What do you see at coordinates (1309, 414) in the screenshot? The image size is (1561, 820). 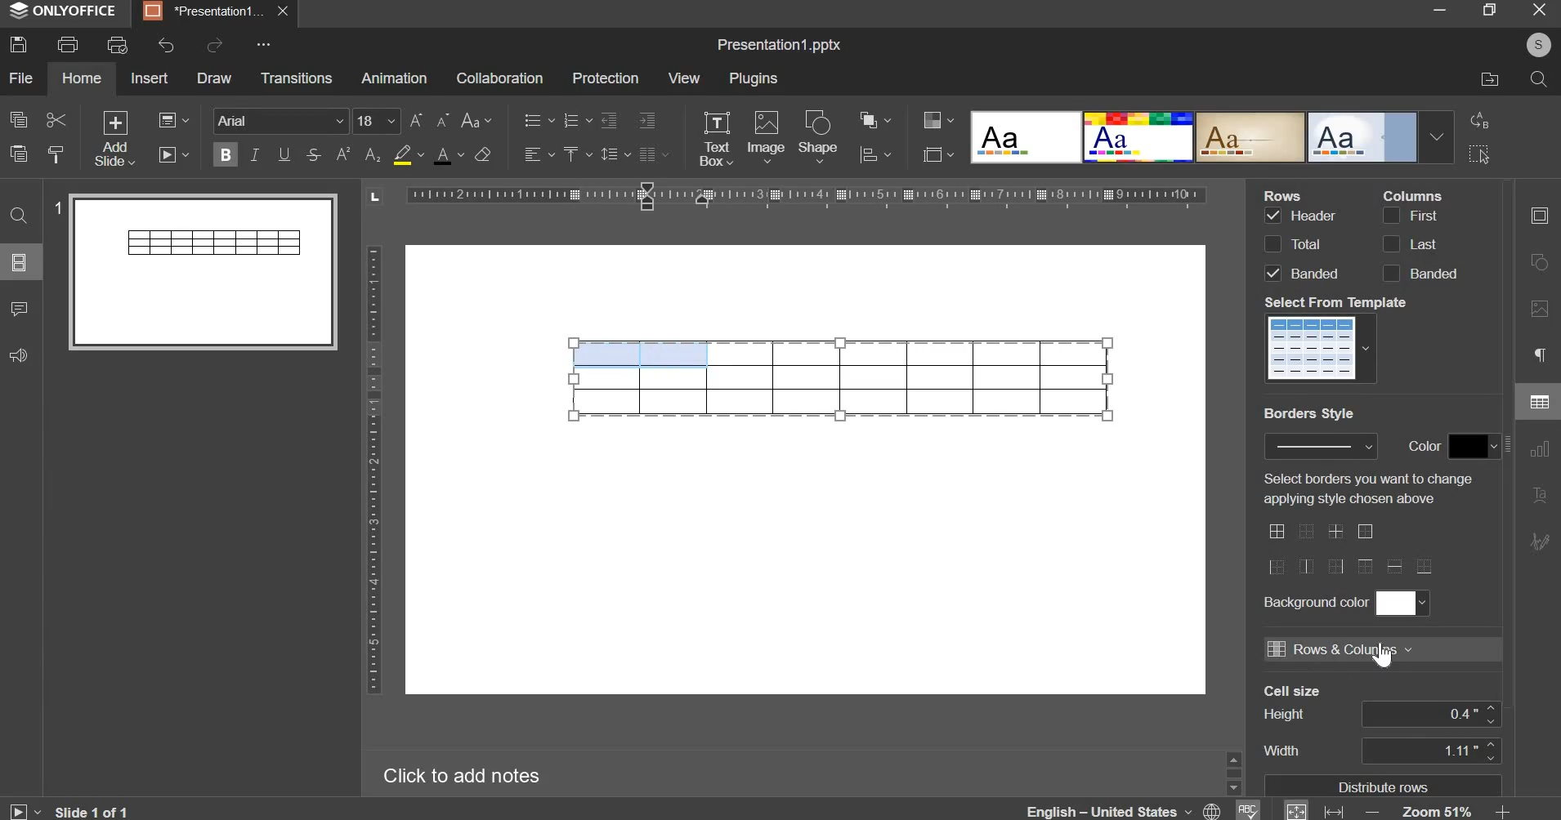 I see `Border Style` at bounding box center [1309, 414].